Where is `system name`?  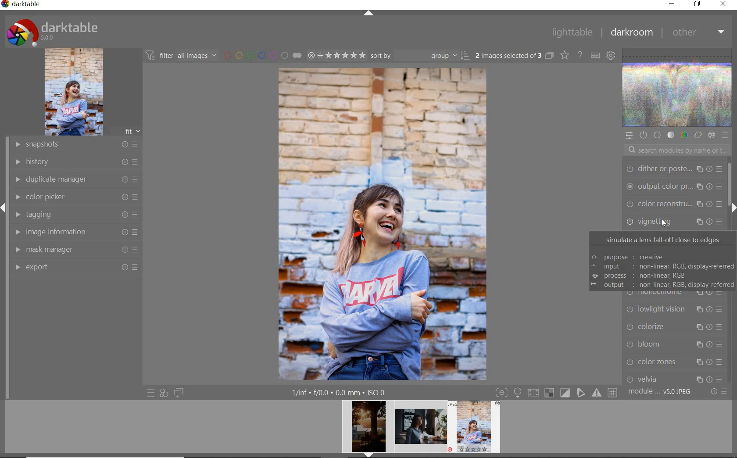 system name is located at coordinates (21, 5).